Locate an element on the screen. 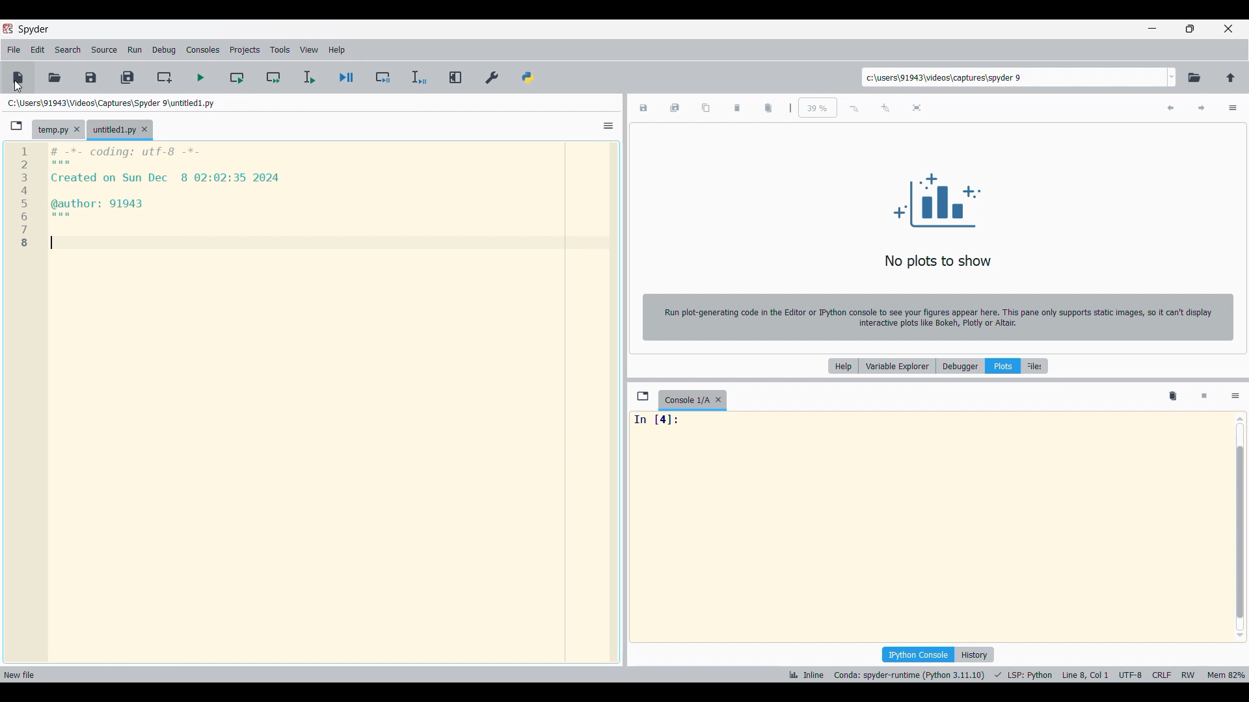  Close interface is located at coordinates (1228, 29).